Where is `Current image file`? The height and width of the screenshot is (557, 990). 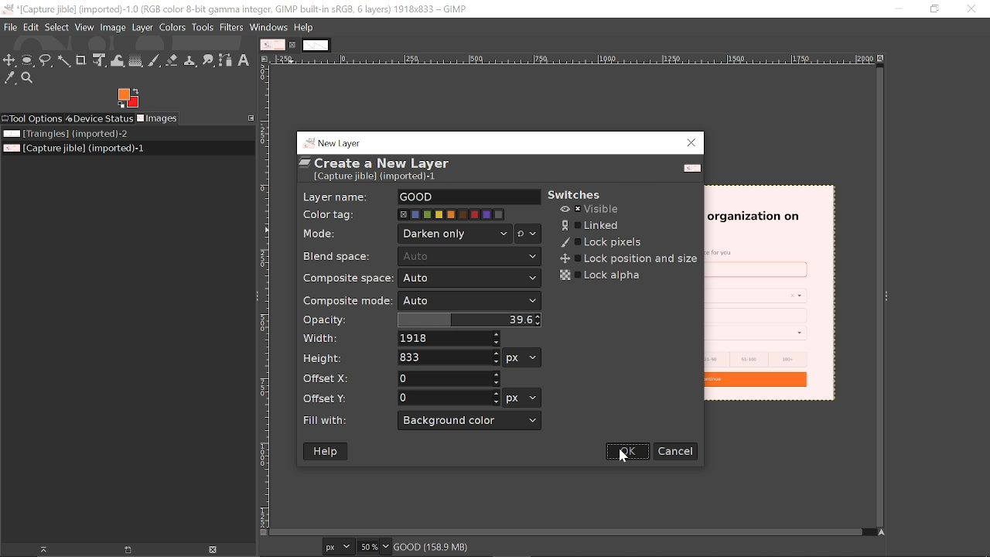
Current image file is located at coordinates (73, 149).